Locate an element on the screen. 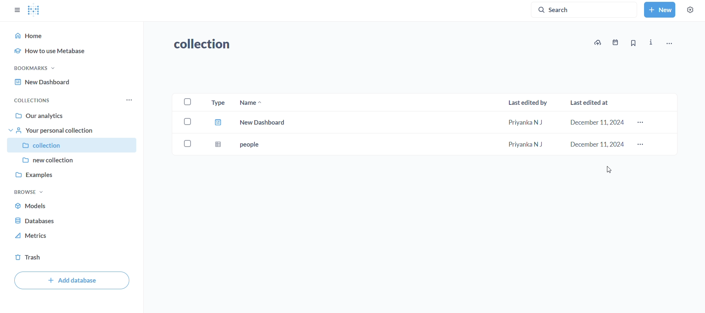 The height and width of the screenshot is (313, 705). new collection is located at coordinates (68, 161).